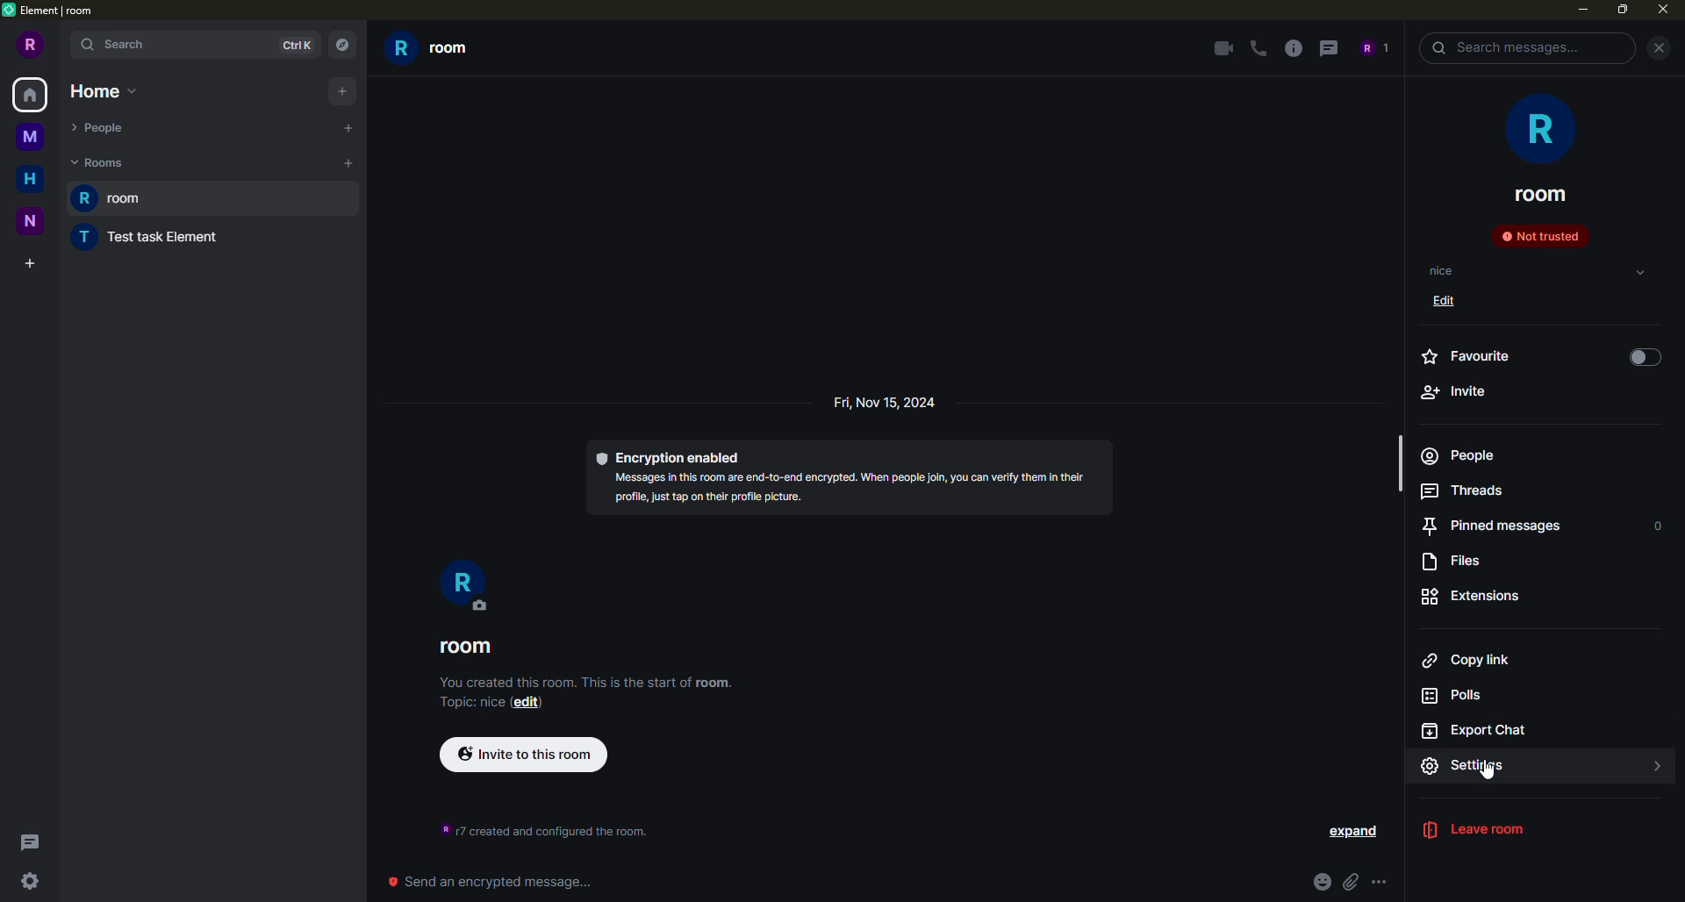  Describe the element at coordinates (861, 483) in the screenshot. I see `encryption enabled` at that location.